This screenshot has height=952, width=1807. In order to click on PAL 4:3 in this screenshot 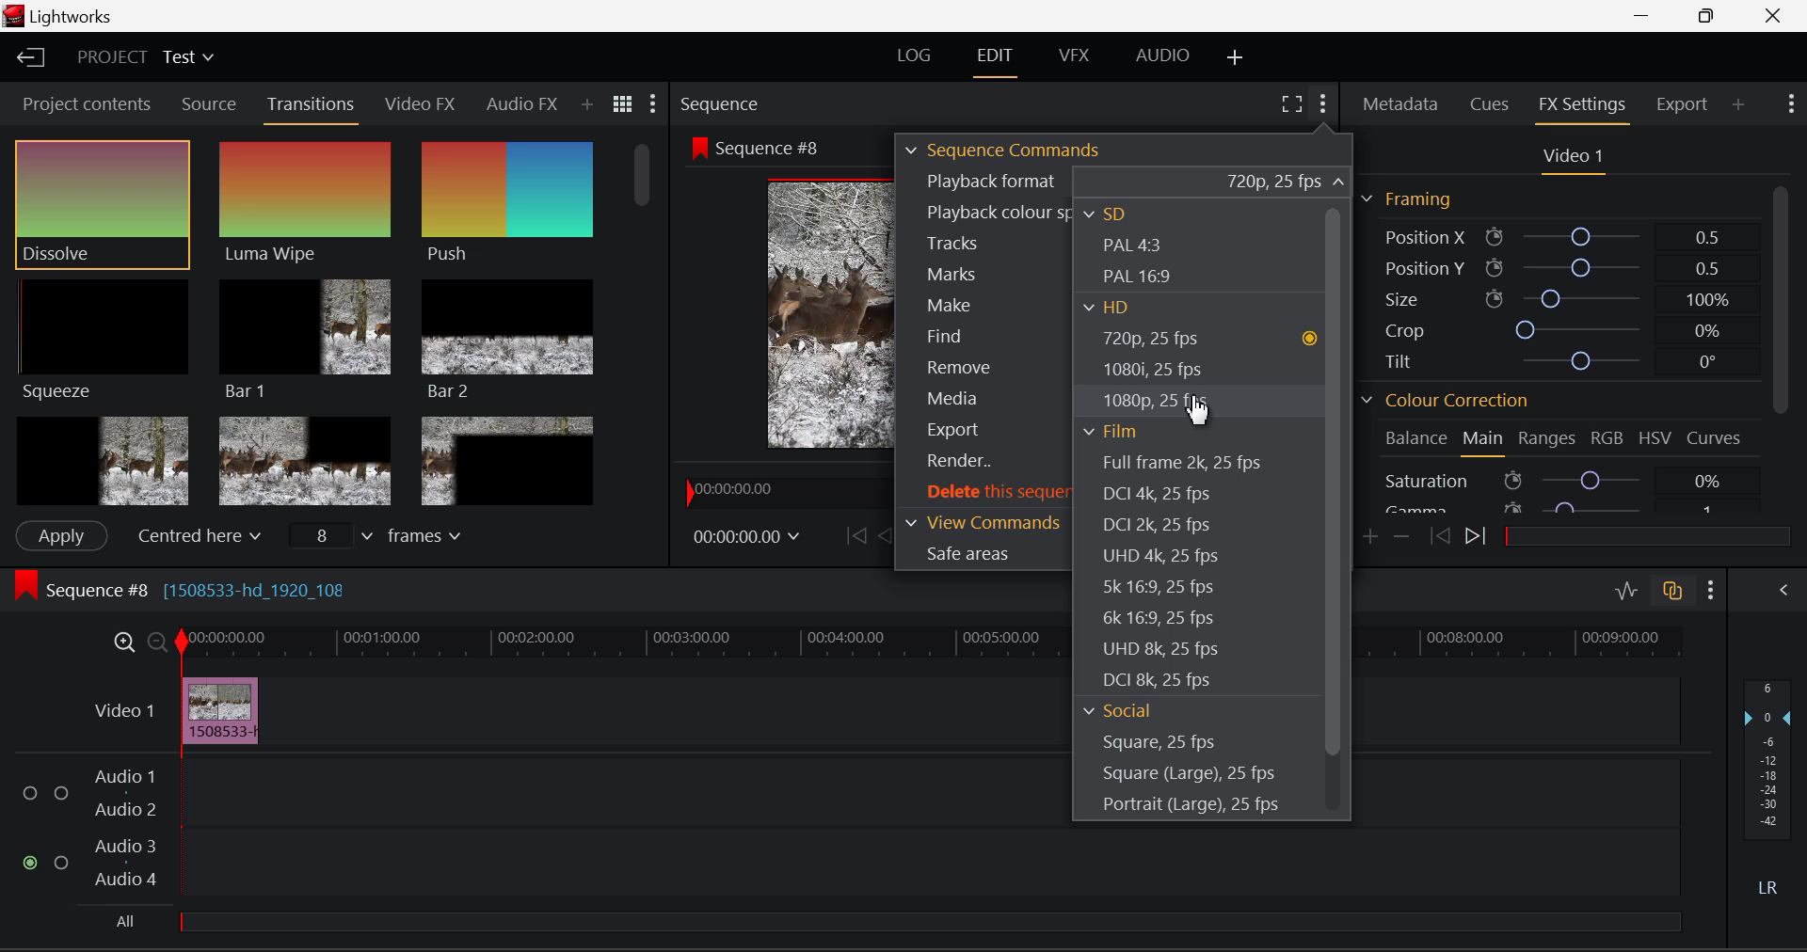, I will do `click(1134, 246)`.